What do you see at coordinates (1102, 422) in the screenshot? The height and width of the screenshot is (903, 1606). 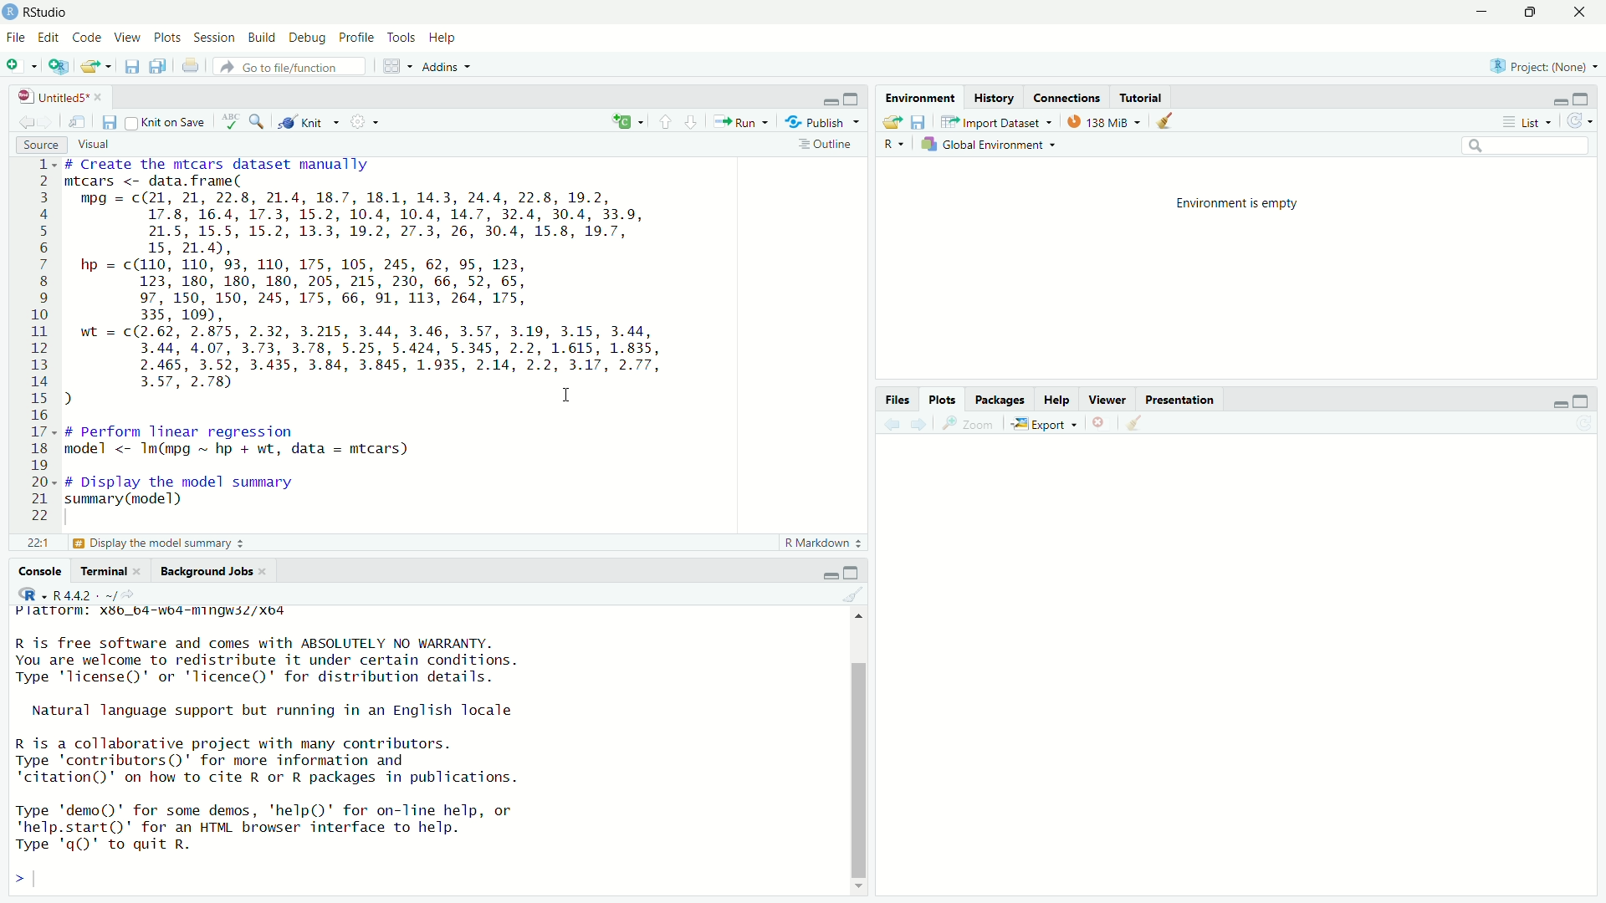 I see `remove current plot` at bounding box center [1102, 422].